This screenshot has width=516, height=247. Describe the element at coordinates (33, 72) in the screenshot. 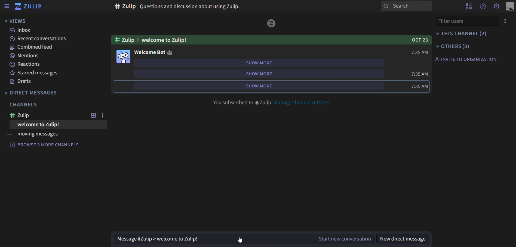

I see `starred messages` at that location.